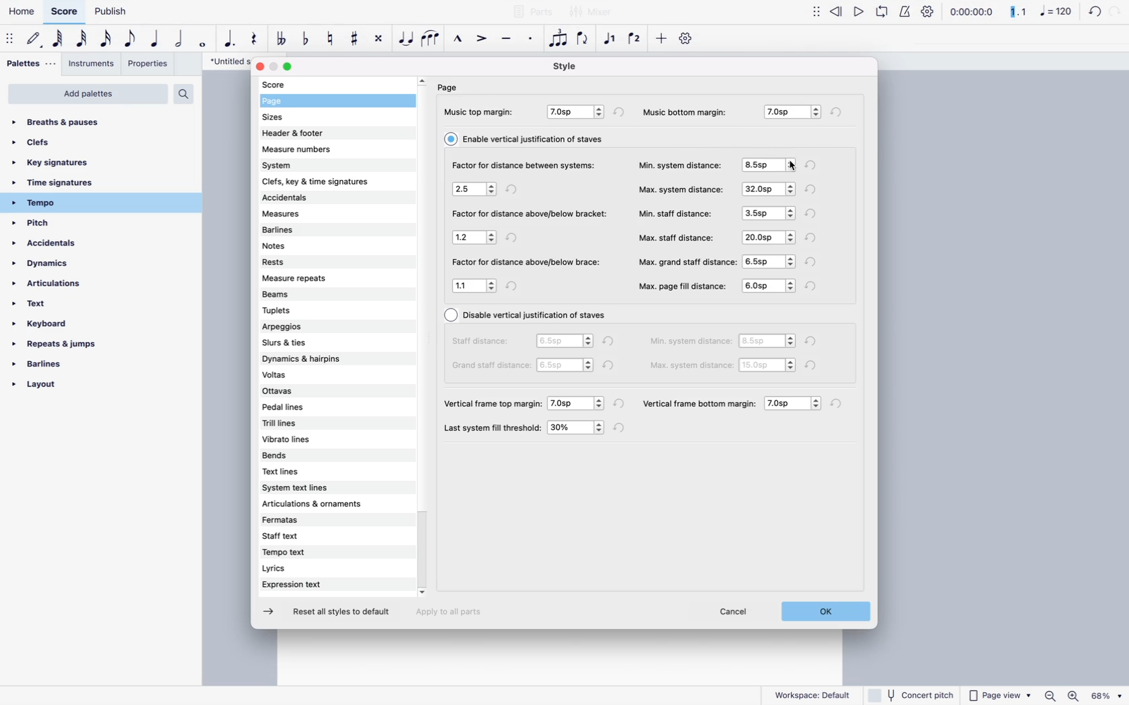 Image resolution: width=1129 pixels, height=705 pixels. I want to click on augmentation dot, so click(232, 40).